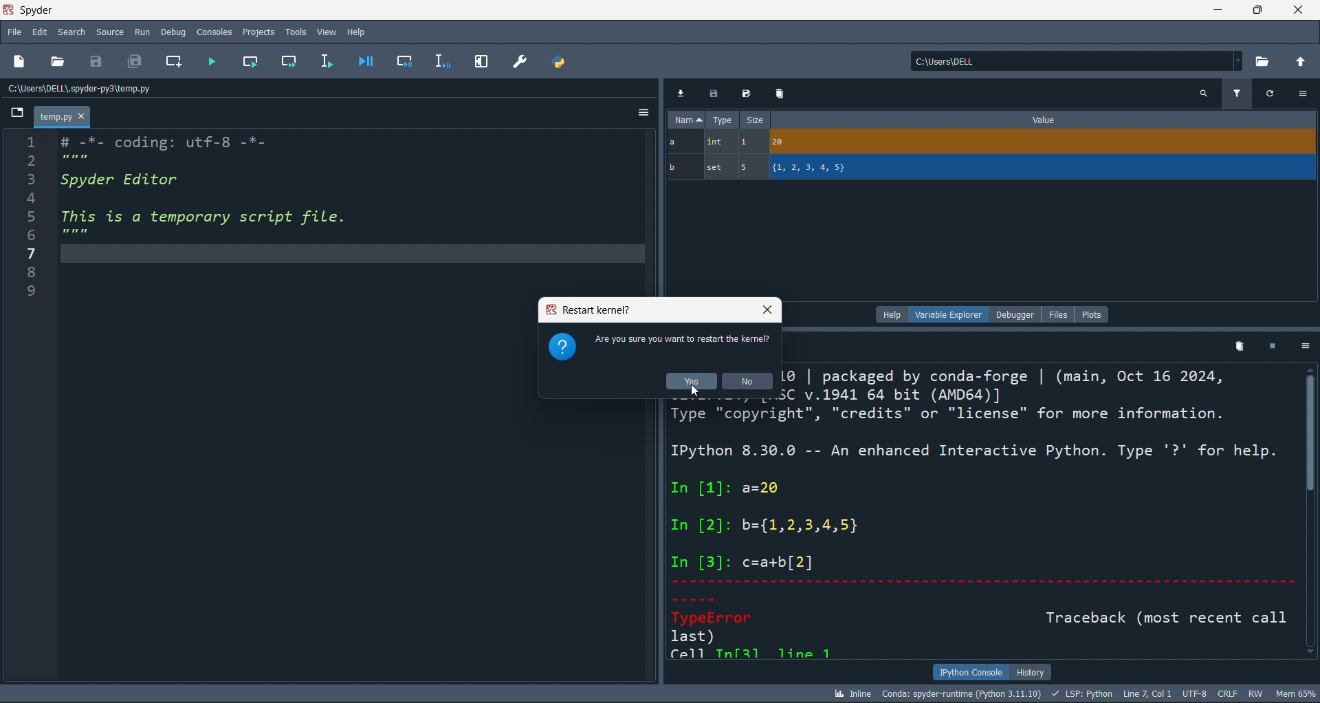  What do you see at coordinates (367, 63) in the screenshot?
I see `debug file` at bounding box center [367, 63].